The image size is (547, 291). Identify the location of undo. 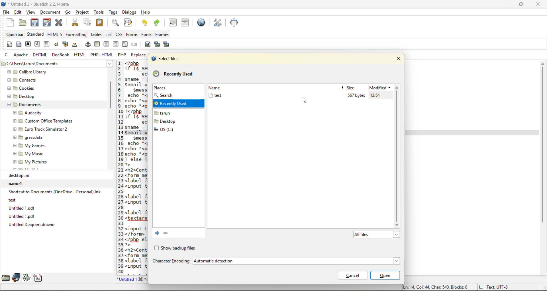
(144, 22).